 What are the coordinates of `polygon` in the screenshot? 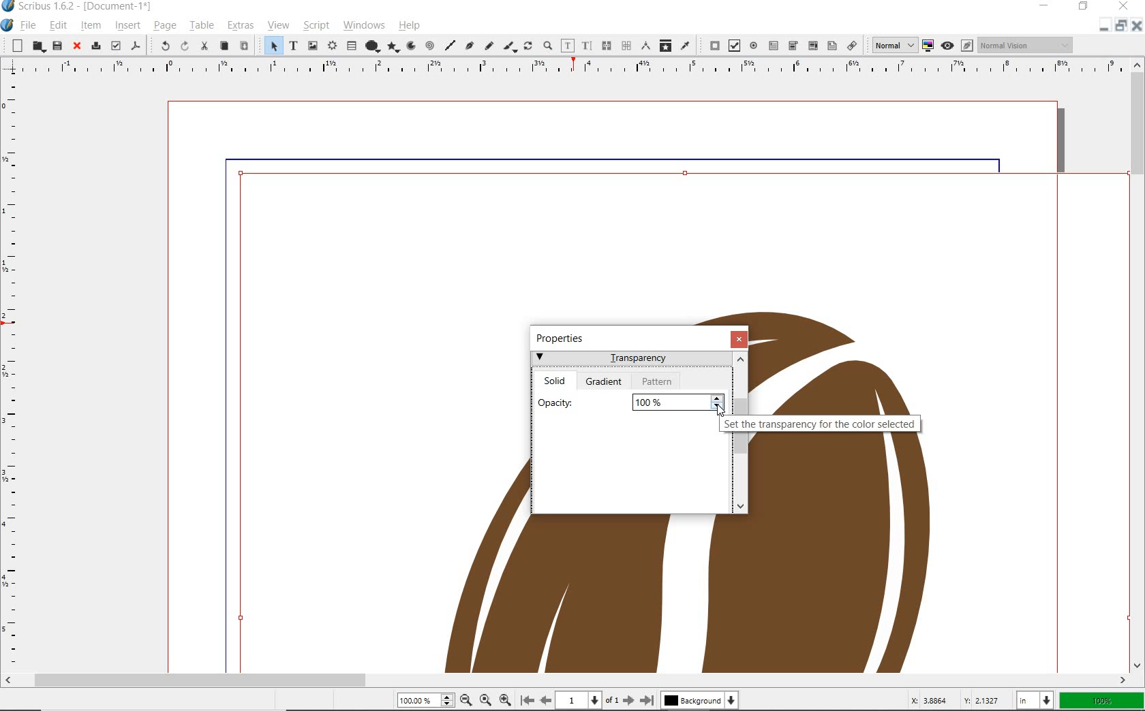 It's located at (394, 47).